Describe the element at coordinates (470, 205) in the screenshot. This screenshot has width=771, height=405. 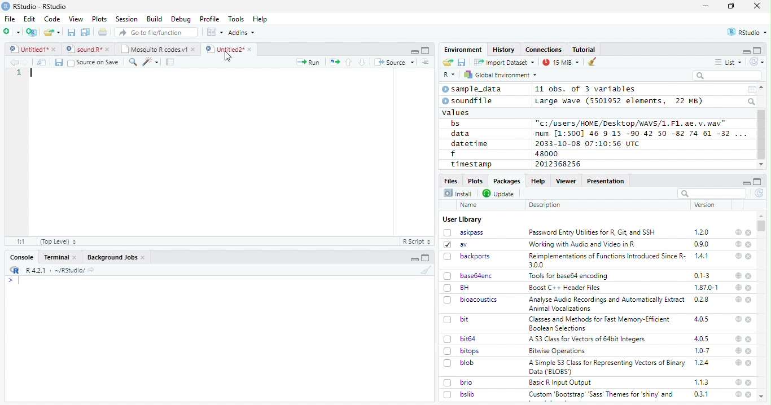
I see `Name` at that location.